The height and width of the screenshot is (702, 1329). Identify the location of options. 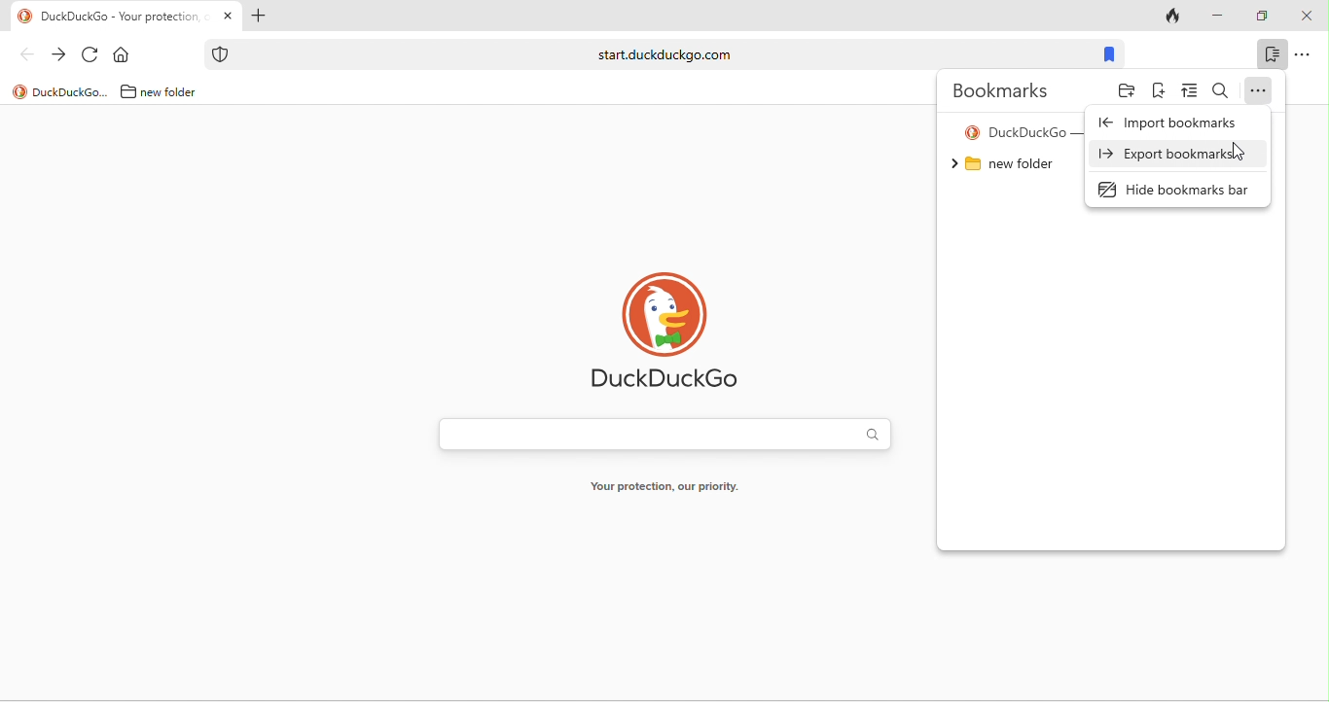
(1303, 54).